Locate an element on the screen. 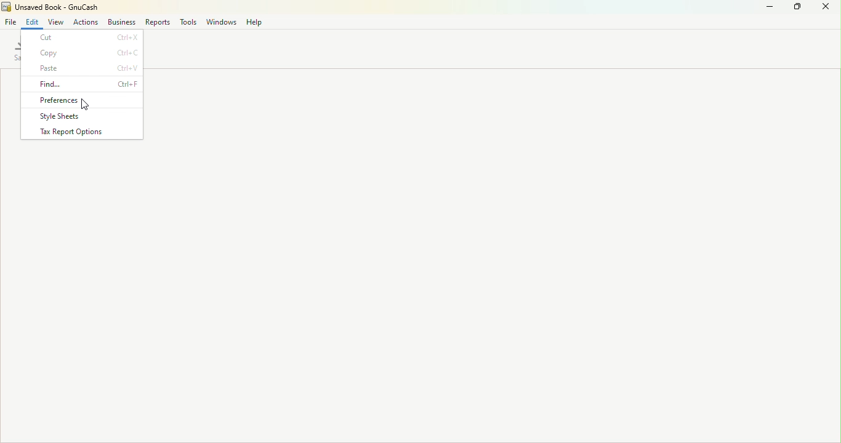 This screenshot has width=841, height=443. Reports is located at coordinates (159, 23).